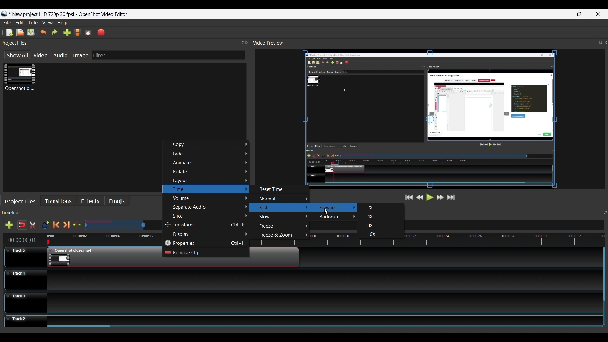  Describe the element at coordinates (89, 33) in the screenshot. I see `Fullscreen` at that location.